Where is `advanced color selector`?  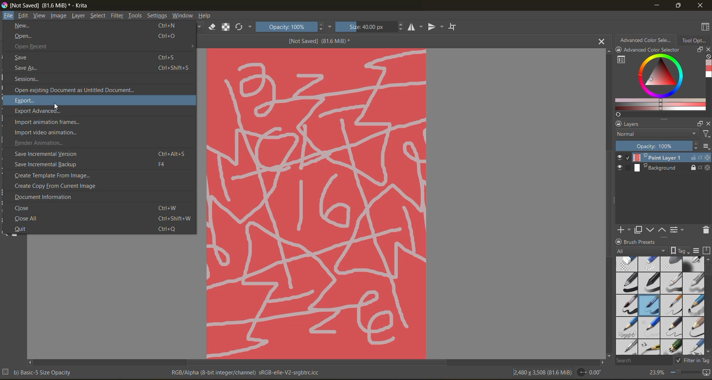 advanced color selector is located at coordinates (646, 39).